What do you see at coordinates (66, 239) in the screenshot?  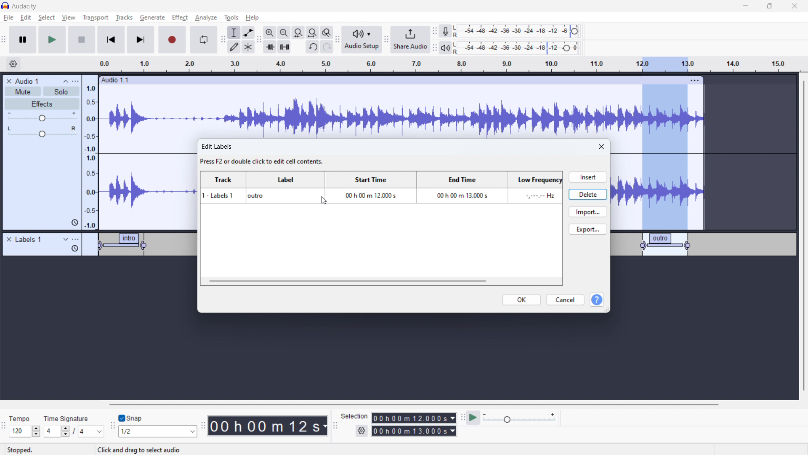 I see `expand` at bounding box center [66, 239].